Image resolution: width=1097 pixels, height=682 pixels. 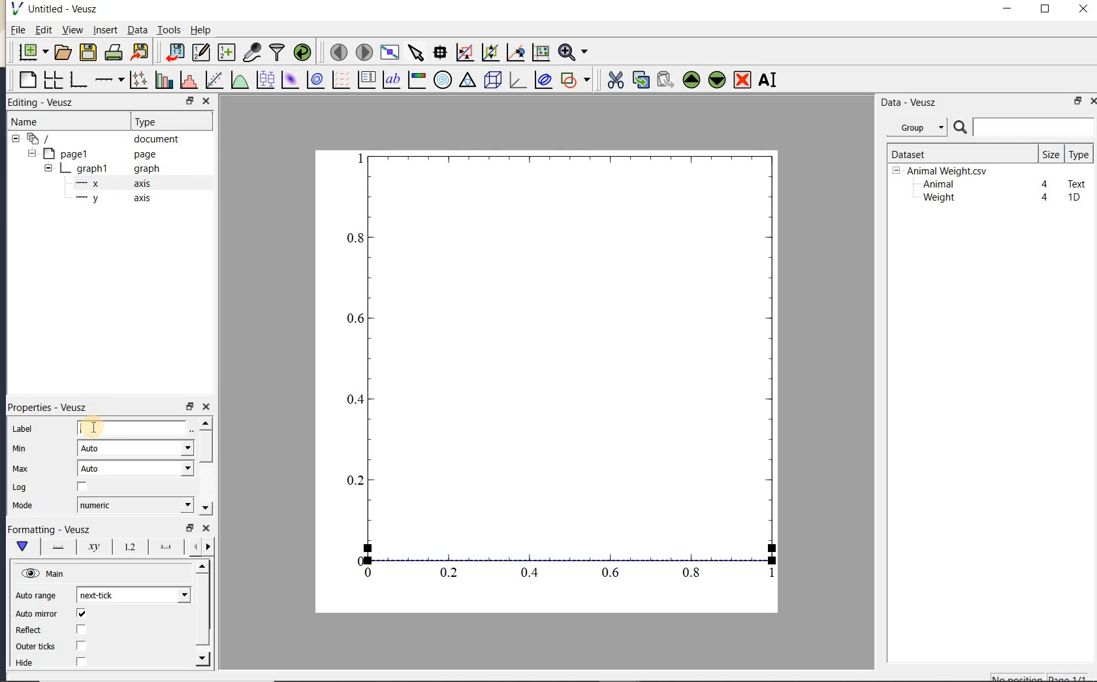 What do you see at coordinates (957, 154) in the screenshot?
I see `Dataset` at bounding box center [957, 154].